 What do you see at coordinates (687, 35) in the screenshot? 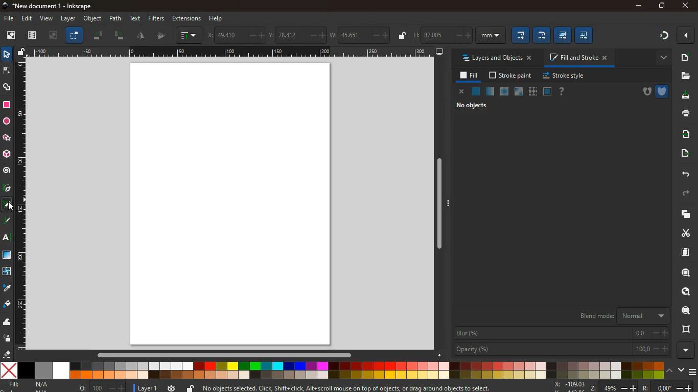
I see `more` at bounding box center [687, 35].